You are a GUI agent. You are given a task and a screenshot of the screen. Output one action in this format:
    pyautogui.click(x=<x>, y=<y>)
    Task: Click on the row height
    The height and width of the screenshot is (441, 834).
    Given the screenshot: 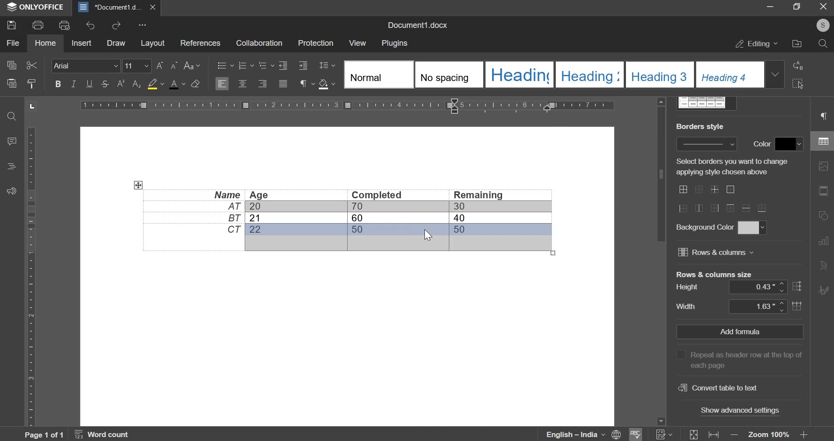 What is the action you would take?
    pyautogui.click(x=765, y=287)
    